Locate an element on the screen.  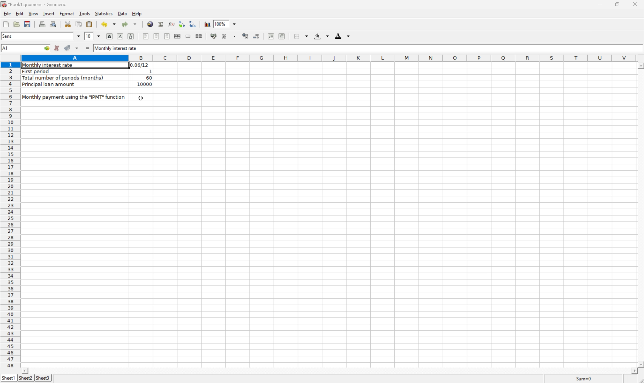
Paste clipboard is located at coordinates (89, 24).